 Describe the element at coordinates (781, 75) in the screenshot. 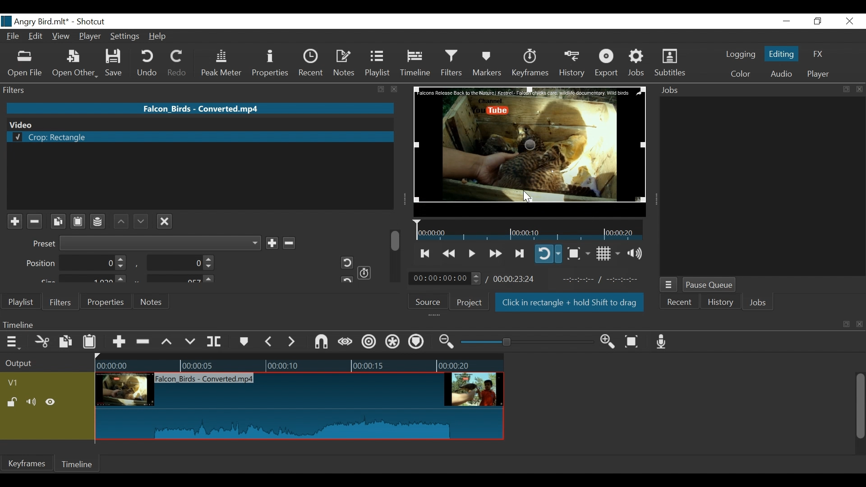

I see `Audio` at that location.